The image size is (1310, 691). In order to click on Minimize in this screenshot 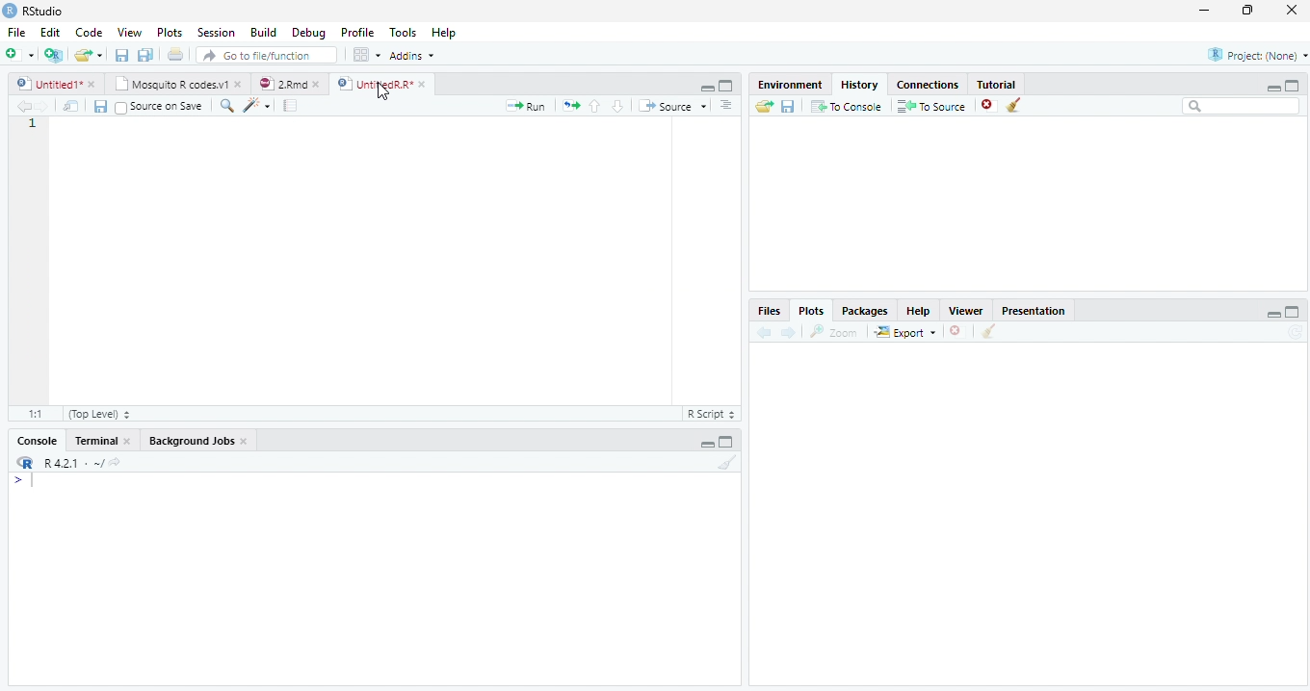, I will do `click(1205, 10)`.